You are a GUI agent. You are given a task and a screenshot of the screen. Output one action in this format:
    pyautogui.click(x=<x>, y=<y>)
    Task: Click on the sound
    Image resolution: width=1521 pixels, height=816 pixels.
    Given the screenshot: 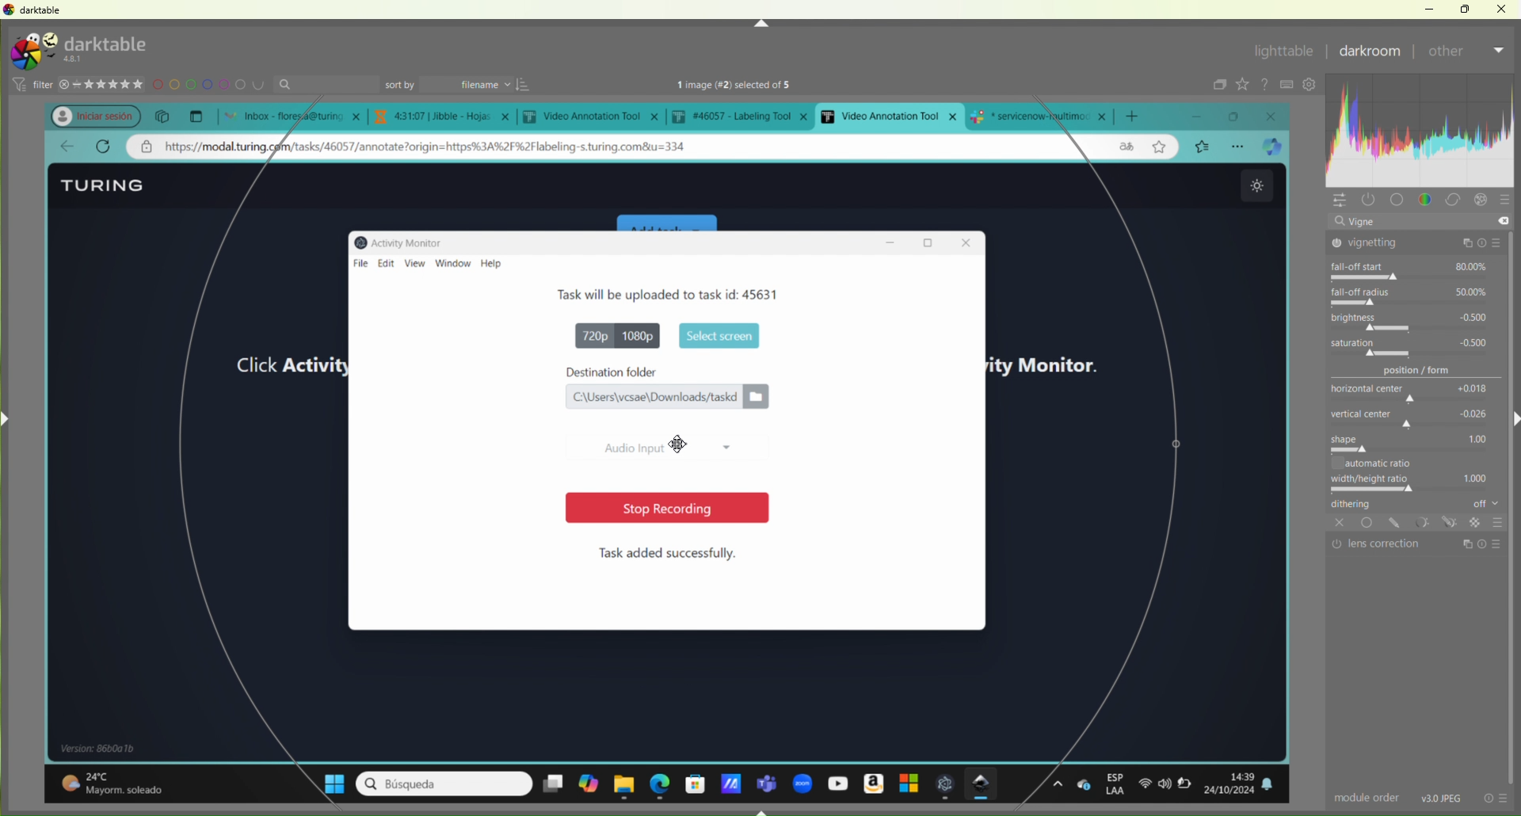 What is the action you would take?
    pyautogui.click(x=1165, y=784)
    